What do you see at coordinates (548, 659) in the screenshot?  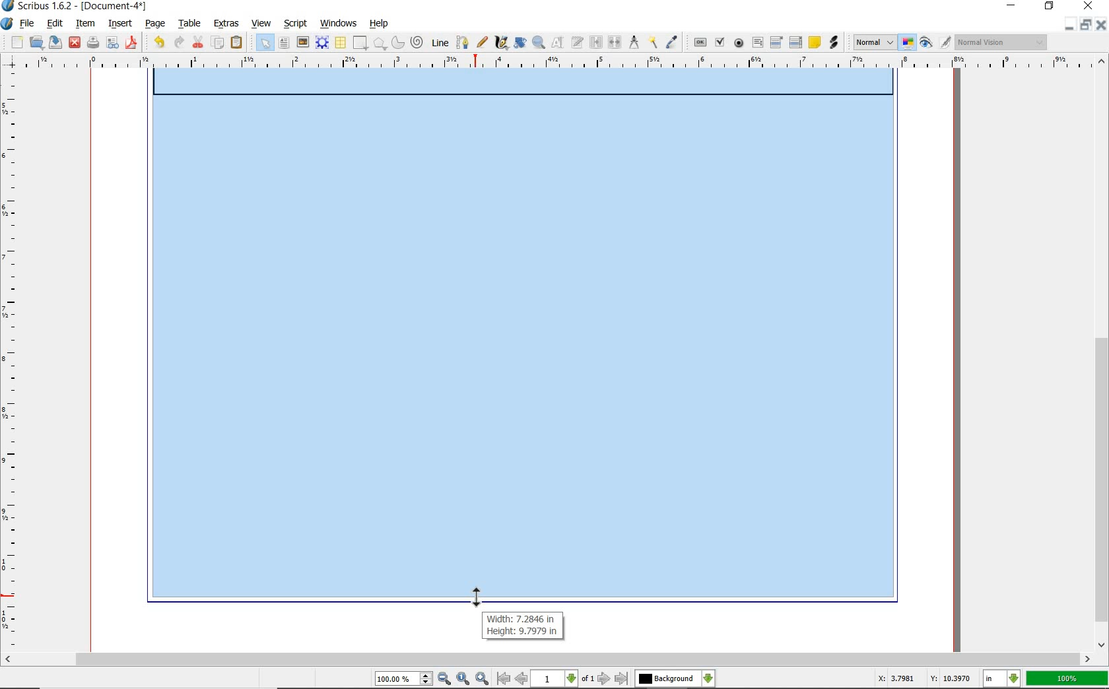 I see `scrollbar` at bounding box center [548, 659].